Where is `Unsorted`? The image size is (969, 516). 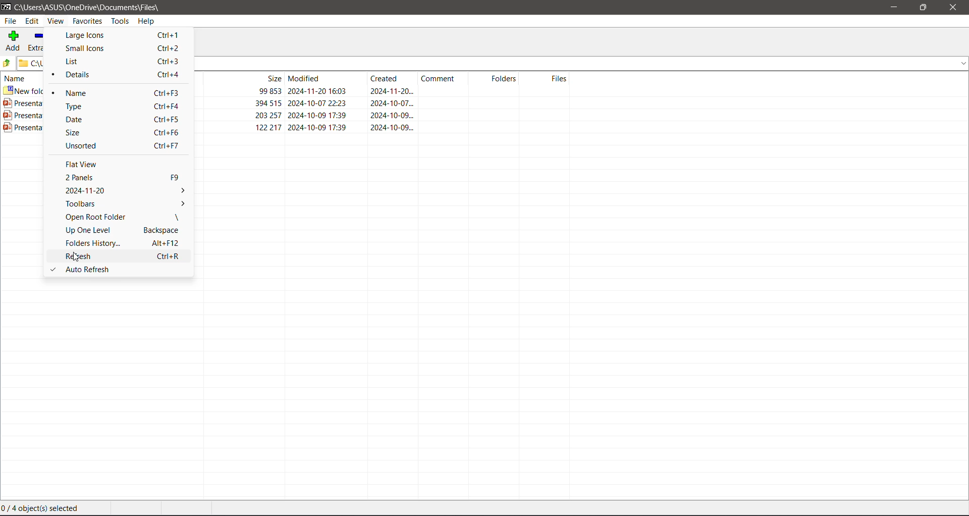
Unsorted is located at coordinates (94, 145).